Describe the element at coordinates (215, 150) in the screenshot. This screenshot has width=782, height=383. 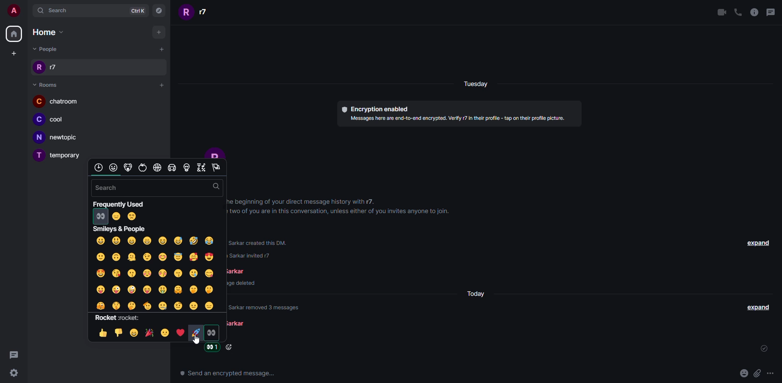
I see `profile` at that location.